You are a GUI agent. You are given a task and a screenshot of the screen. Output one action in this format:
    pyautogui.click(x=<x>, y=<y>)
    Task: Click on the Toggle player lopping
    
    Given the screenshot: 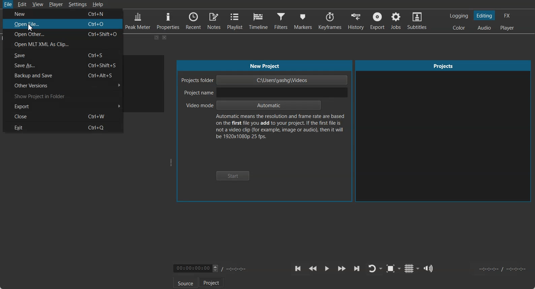 What is the action you would take?
    pyautogui.click(x=371, y=269)
    